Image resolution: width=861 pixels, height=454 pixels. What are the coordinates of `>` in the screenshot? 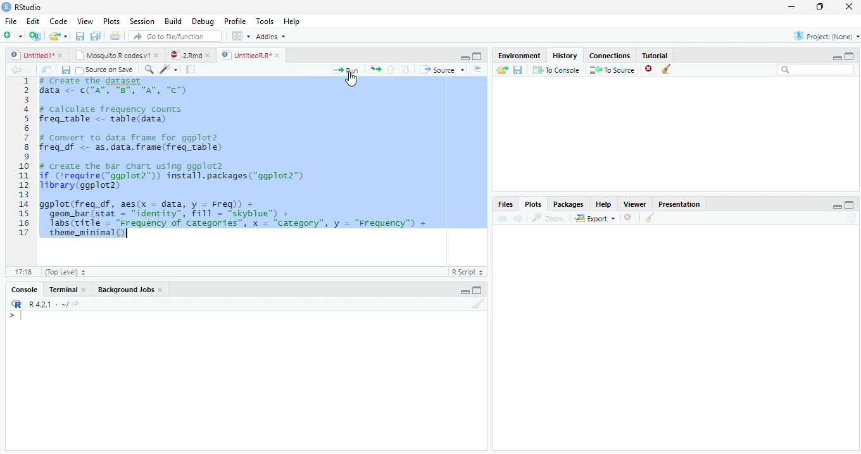 It's located at (8, 315).